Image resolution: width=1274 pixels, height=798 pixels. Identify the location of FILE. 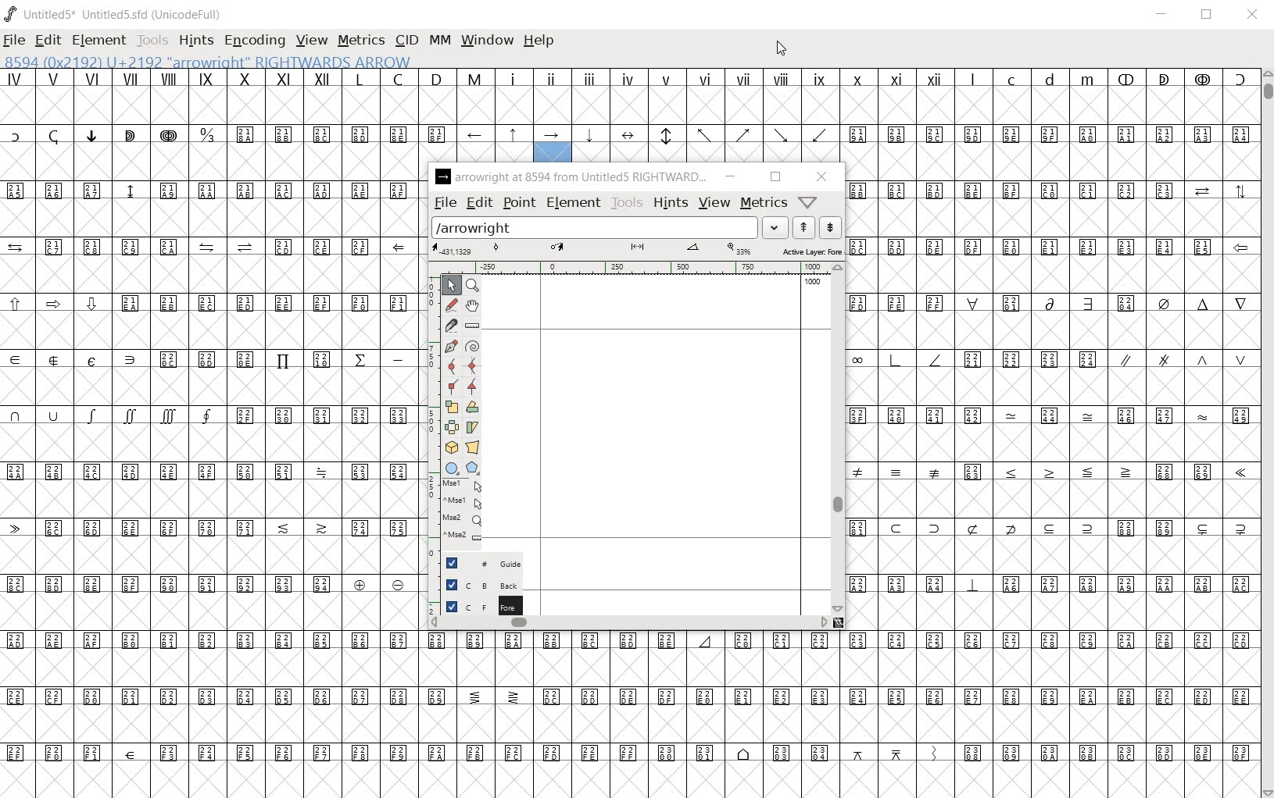
(15, 39).